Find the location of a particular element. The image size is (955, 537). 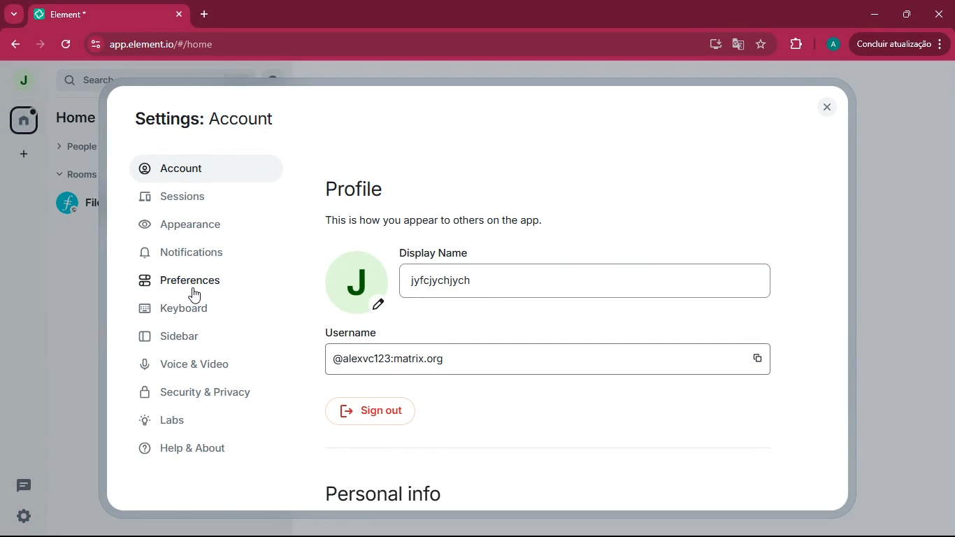

Help & About is located at coordinates (201, 447).